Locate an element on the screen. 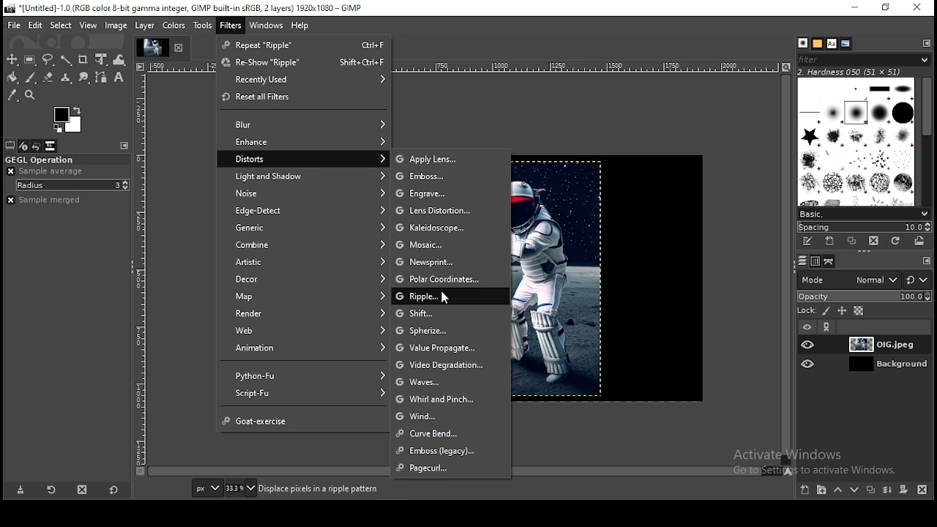 The height and width of the screenshot is (527, 937). text tool is located at coordinates (119, 78).